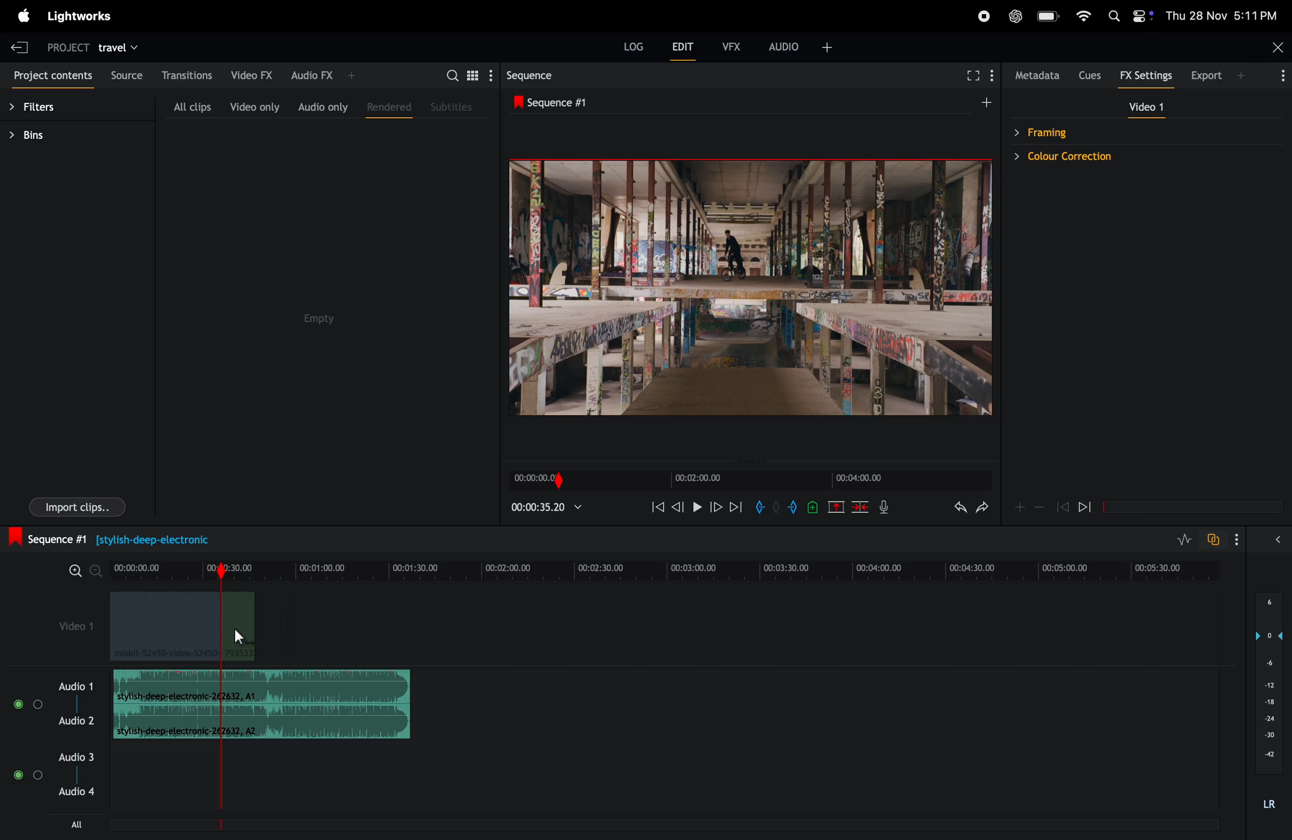  I want to click on project contents, so click(51, 78).